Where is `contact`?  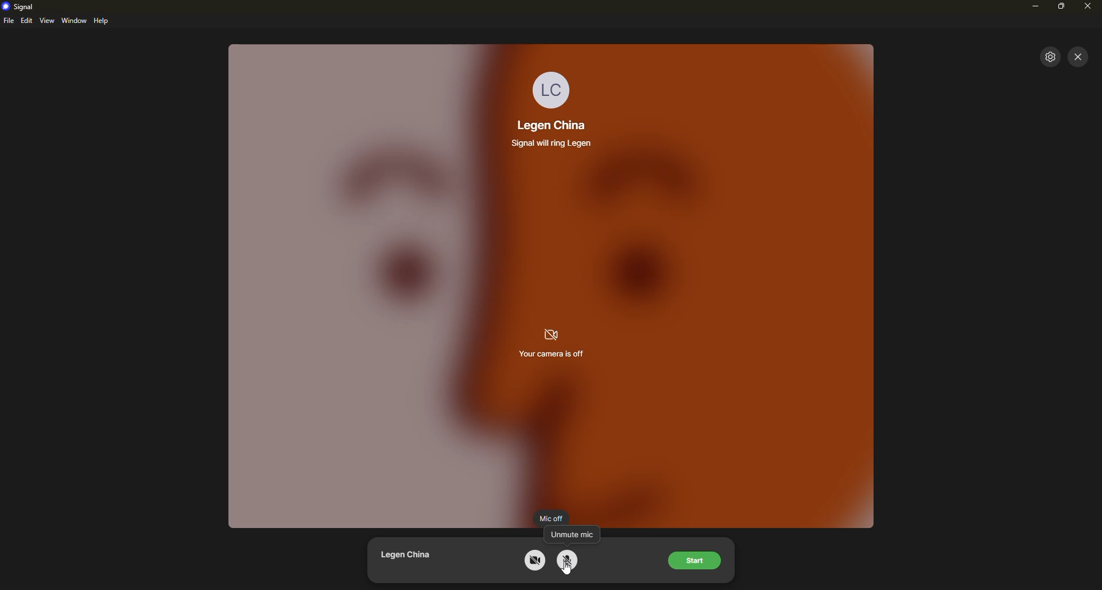 contact is located at coordinates (550, 125).